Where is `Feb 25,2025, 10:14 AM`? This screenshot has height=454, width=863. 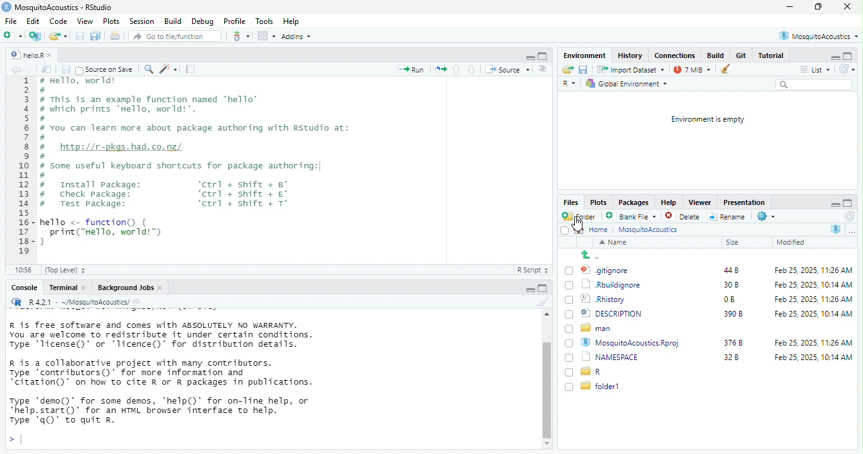 Feb 25,2025, 10:14 AM is located at coordinates (814, 359).